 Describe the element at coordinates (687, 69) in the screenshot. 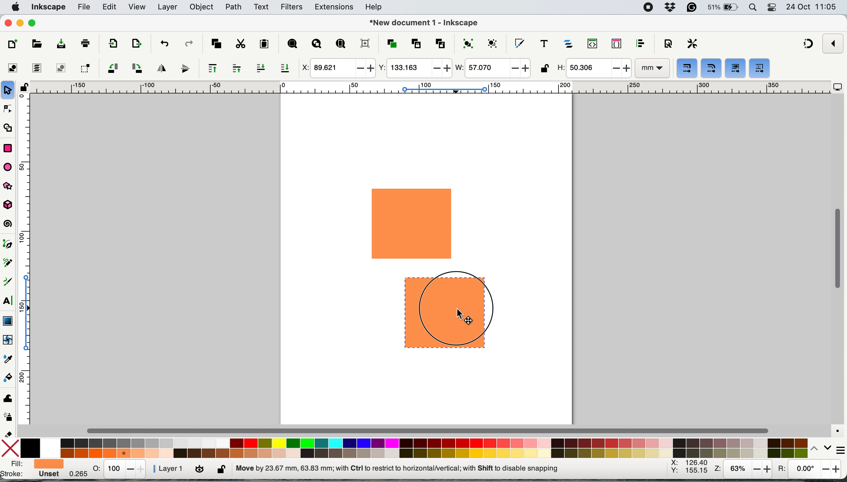

I see `when scaling objects scale the stroke width by same proportion` at that location.